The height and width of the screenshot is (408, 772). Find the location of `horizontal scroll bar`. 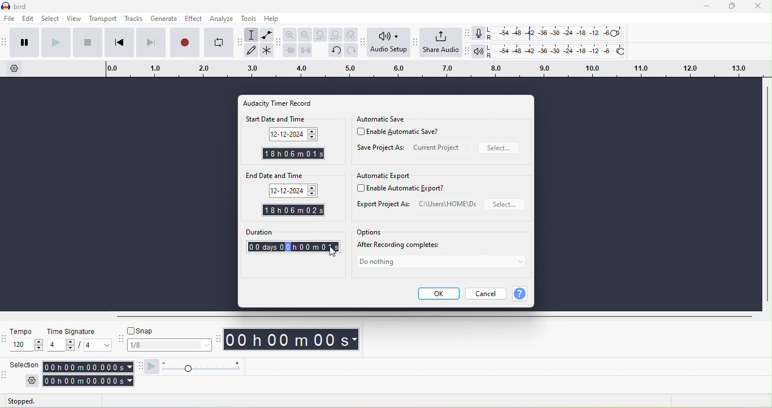

horizontal scroll bar is located at coordinates (432, 318).